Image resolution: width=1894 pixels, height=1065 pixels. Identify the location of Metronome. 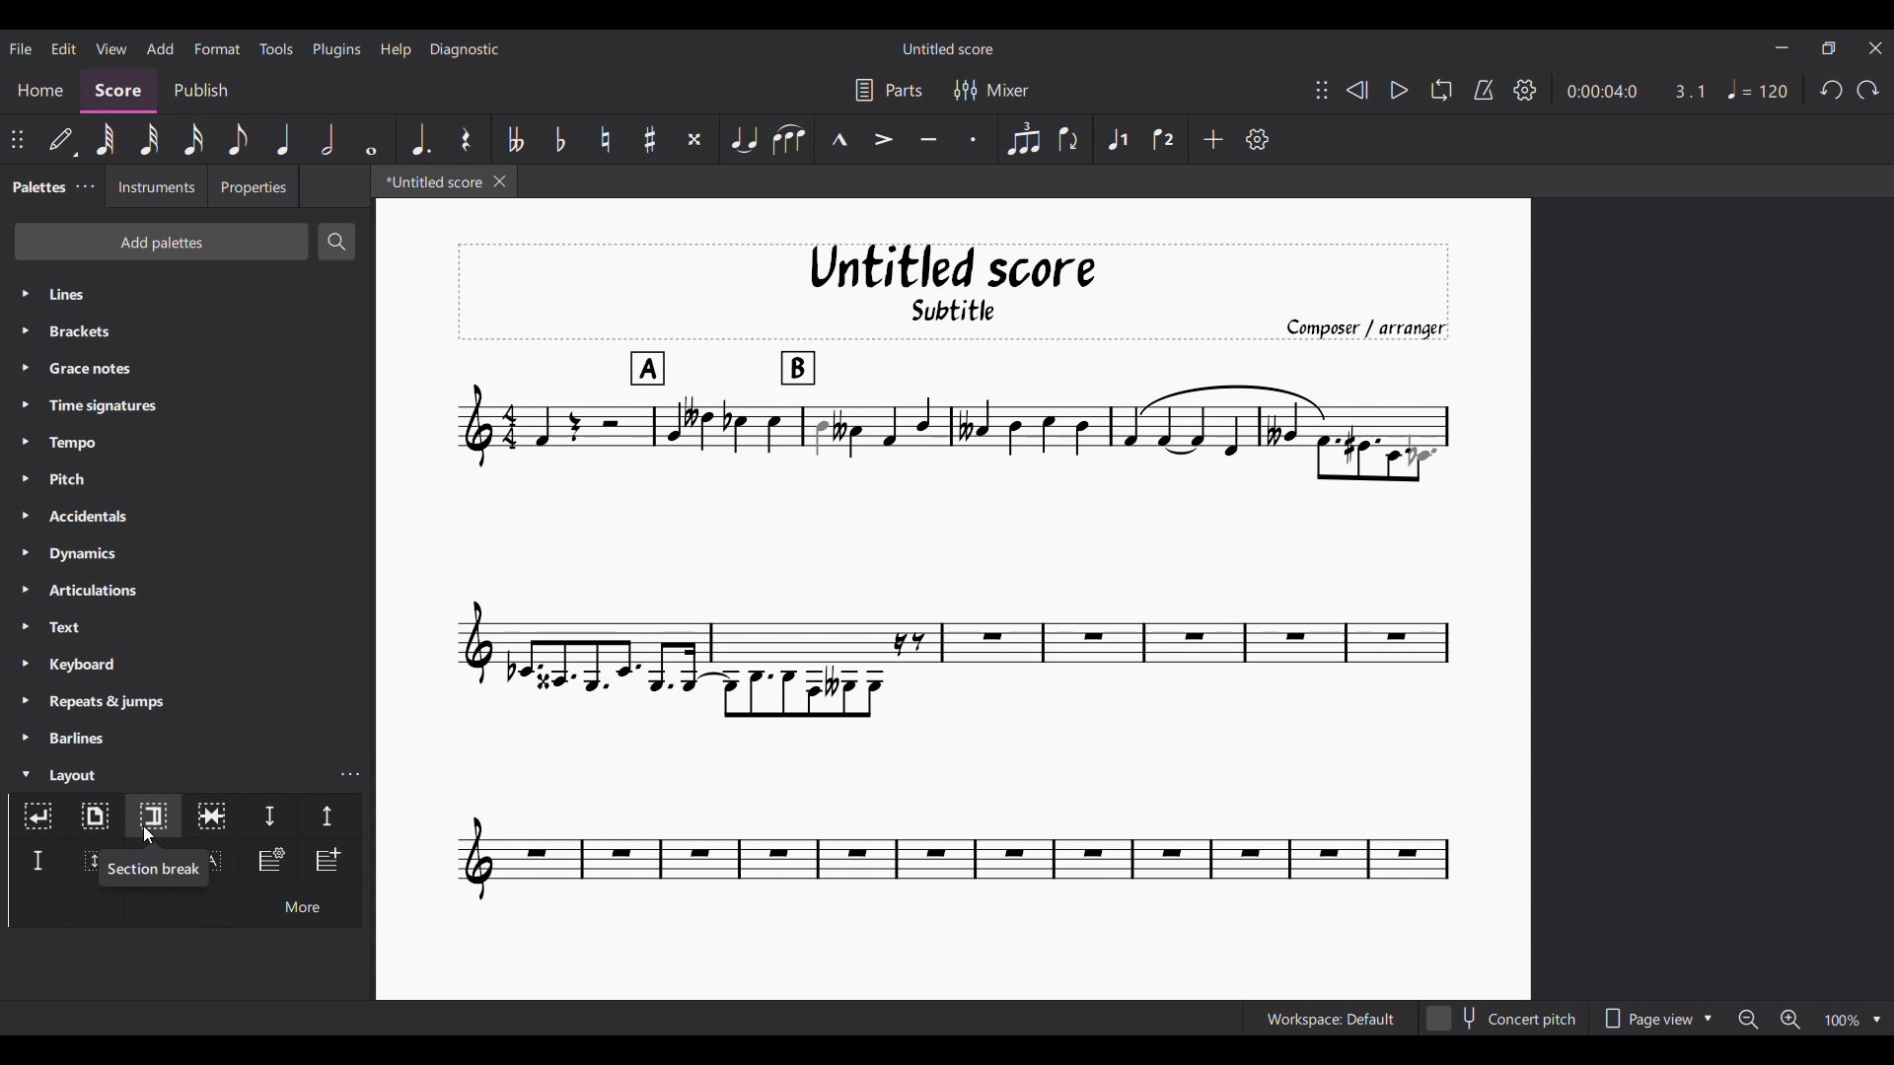
(1484, 90).